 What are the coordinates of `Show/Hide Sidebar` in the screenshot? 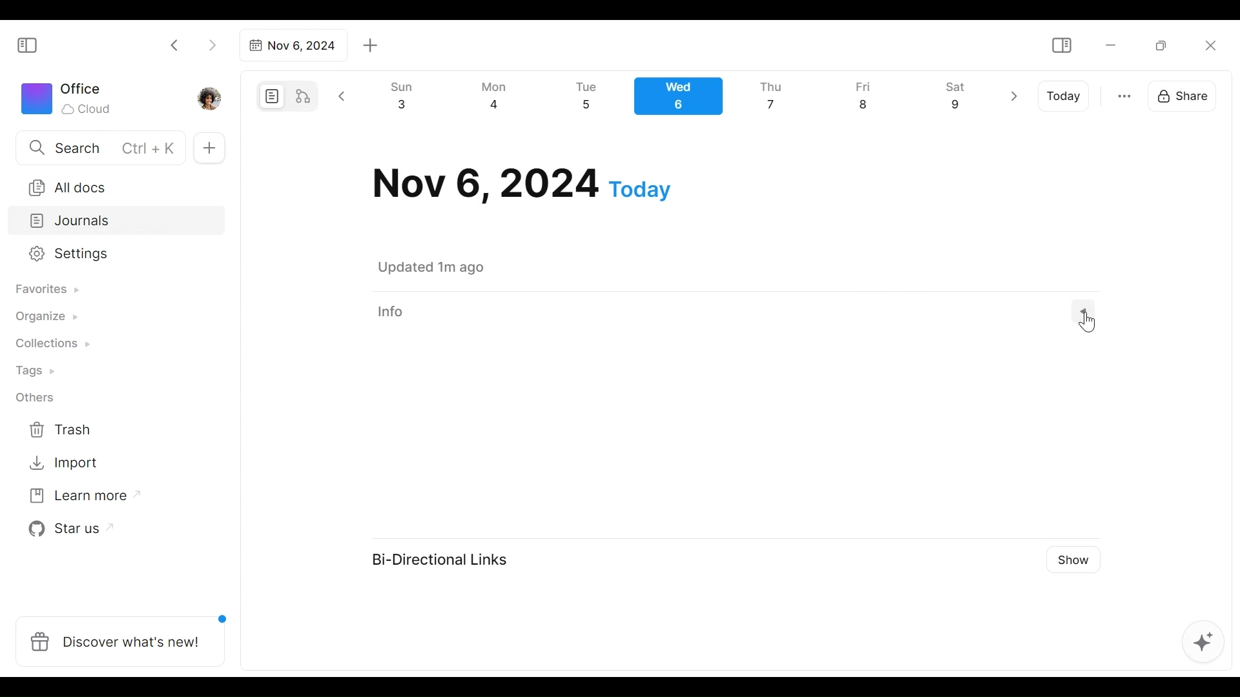 It's located at (1061, 46).